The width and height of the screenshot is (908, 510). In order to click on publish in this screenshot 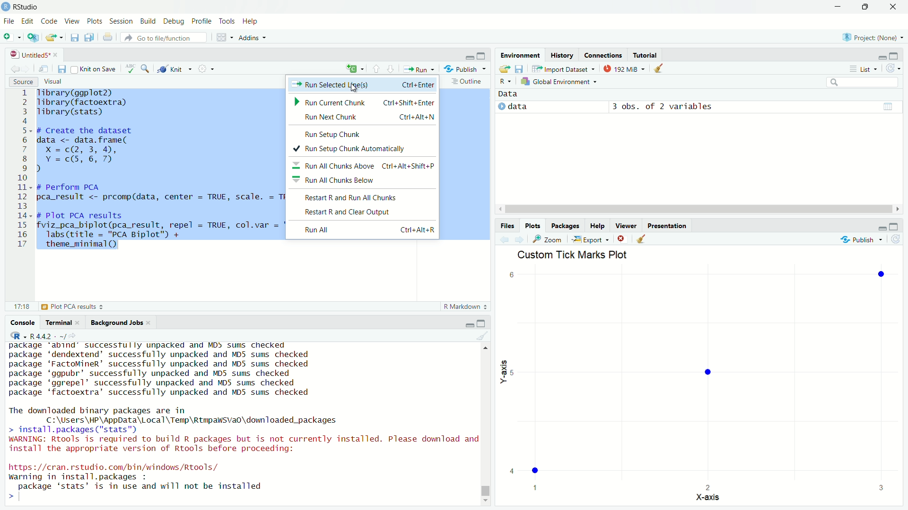, I will do `click(862, 238)`.